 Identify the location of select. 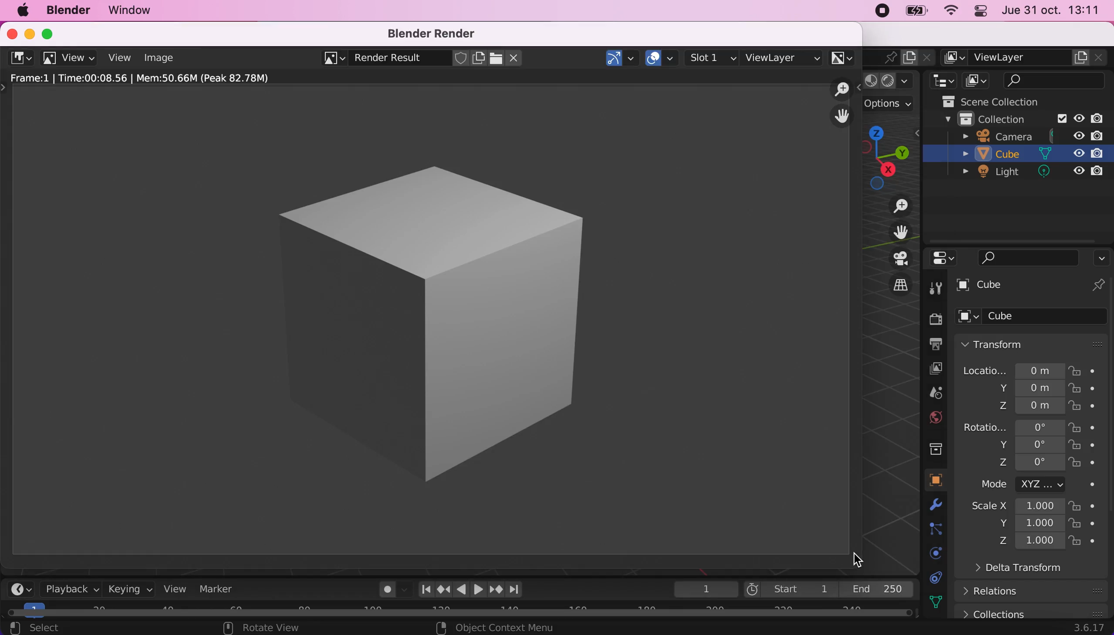
(65, 627).